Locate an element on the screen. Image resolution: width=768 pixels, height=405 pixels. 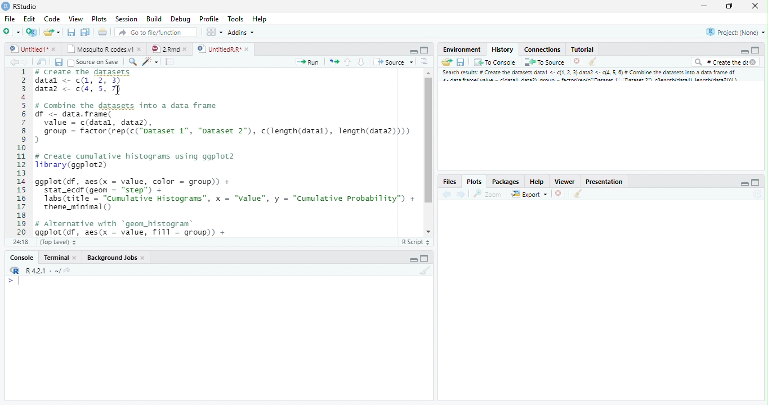
Connections is located at coordinates (543, 49).